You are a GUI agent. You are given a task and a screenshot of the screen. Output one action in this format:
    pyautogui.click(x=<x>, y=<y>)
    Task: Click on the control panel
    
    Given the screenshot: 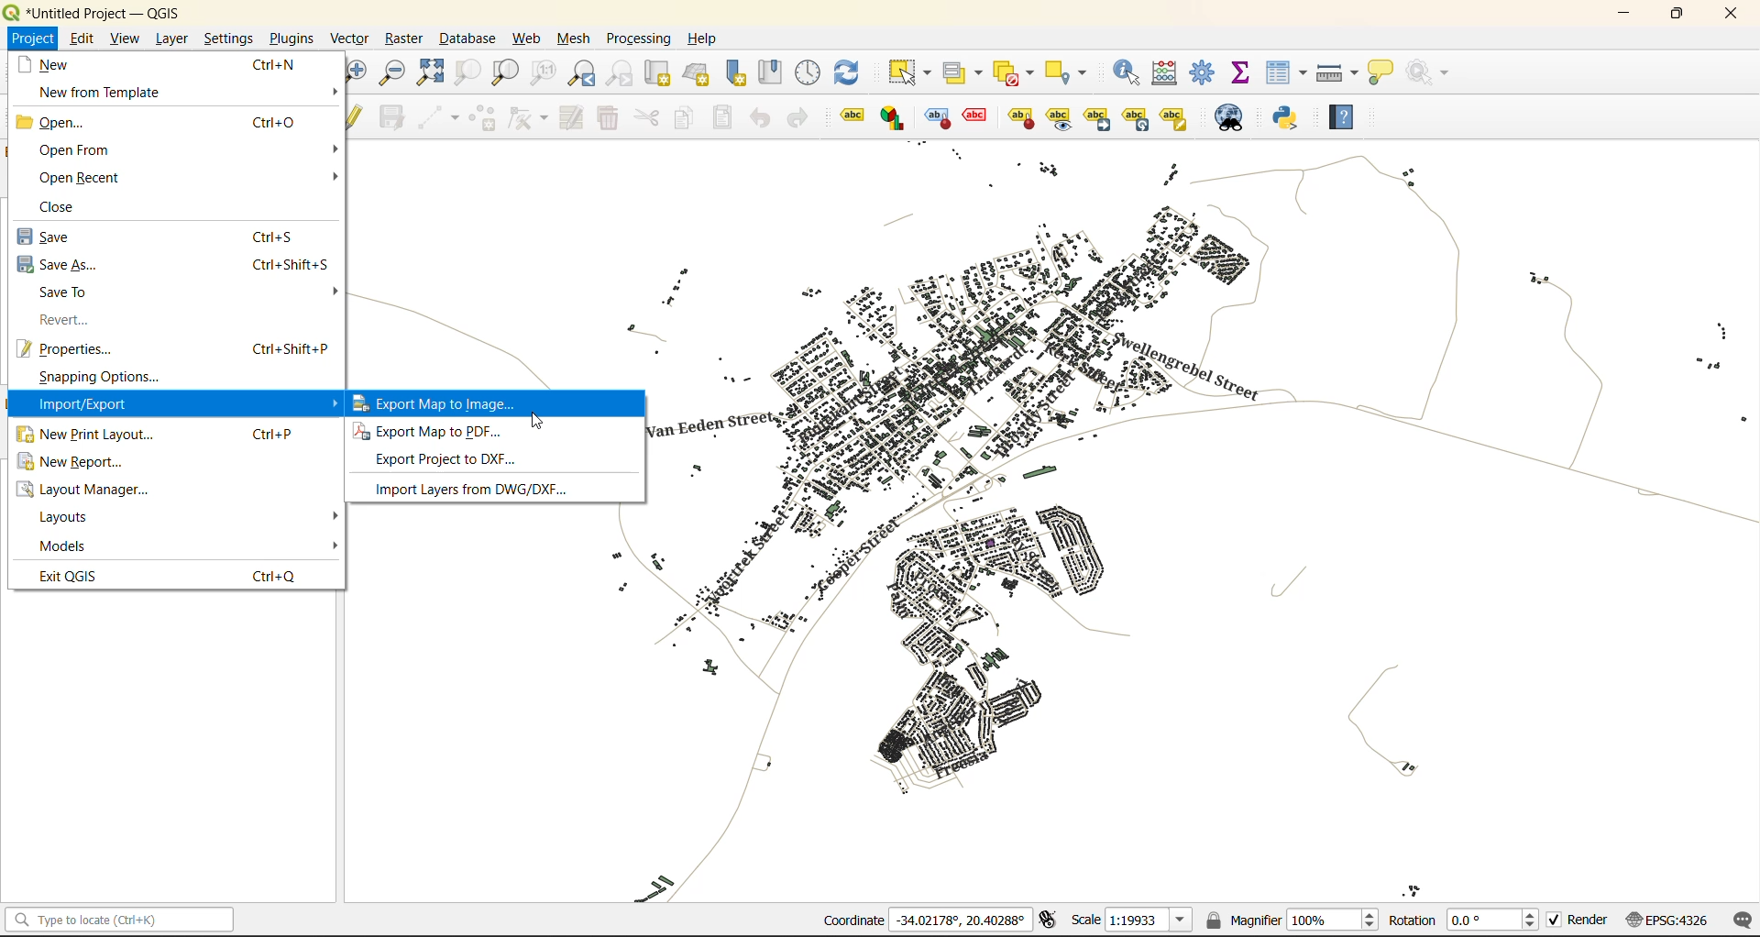 What is the action you would take?
    pyautogui.click(x=810, y=73)
    